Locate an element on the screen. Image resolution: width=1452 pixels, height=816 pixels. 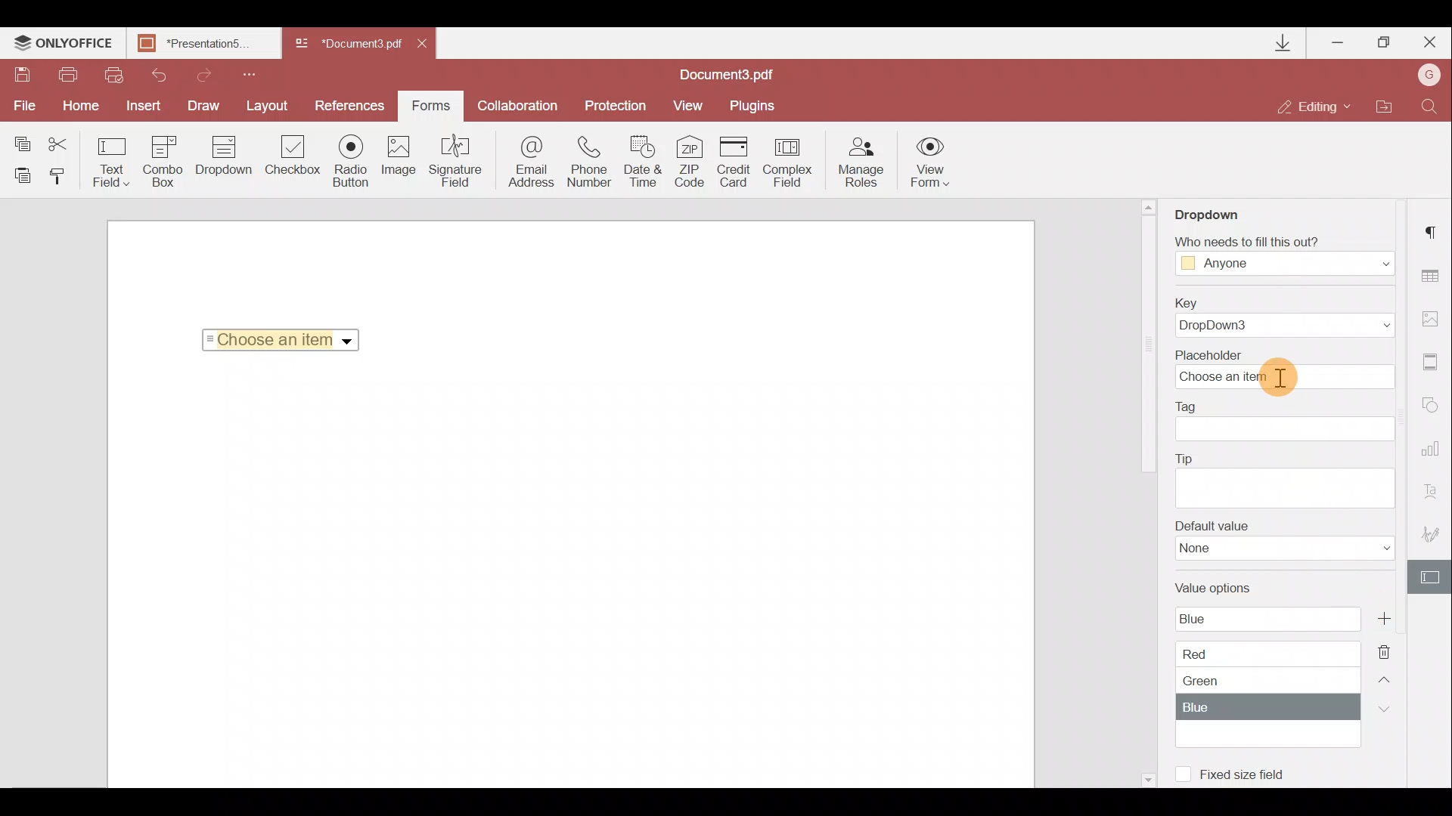
File is located at coordinates (26, 107).